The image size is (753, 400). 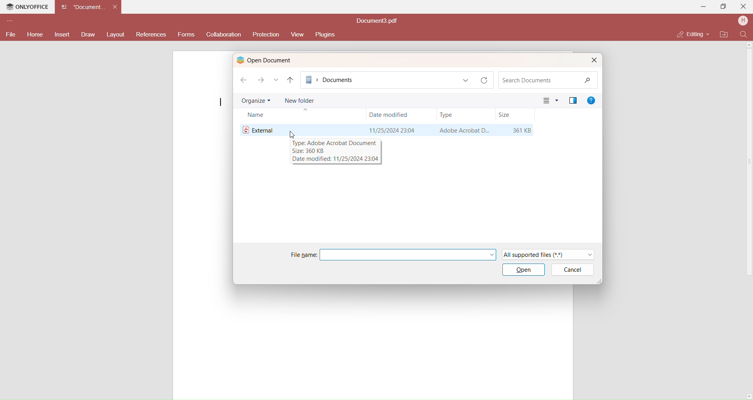 What do you see at coordinates (573, 100) in the screenshot?
I see `Preview` at bounding box center [573, 100].